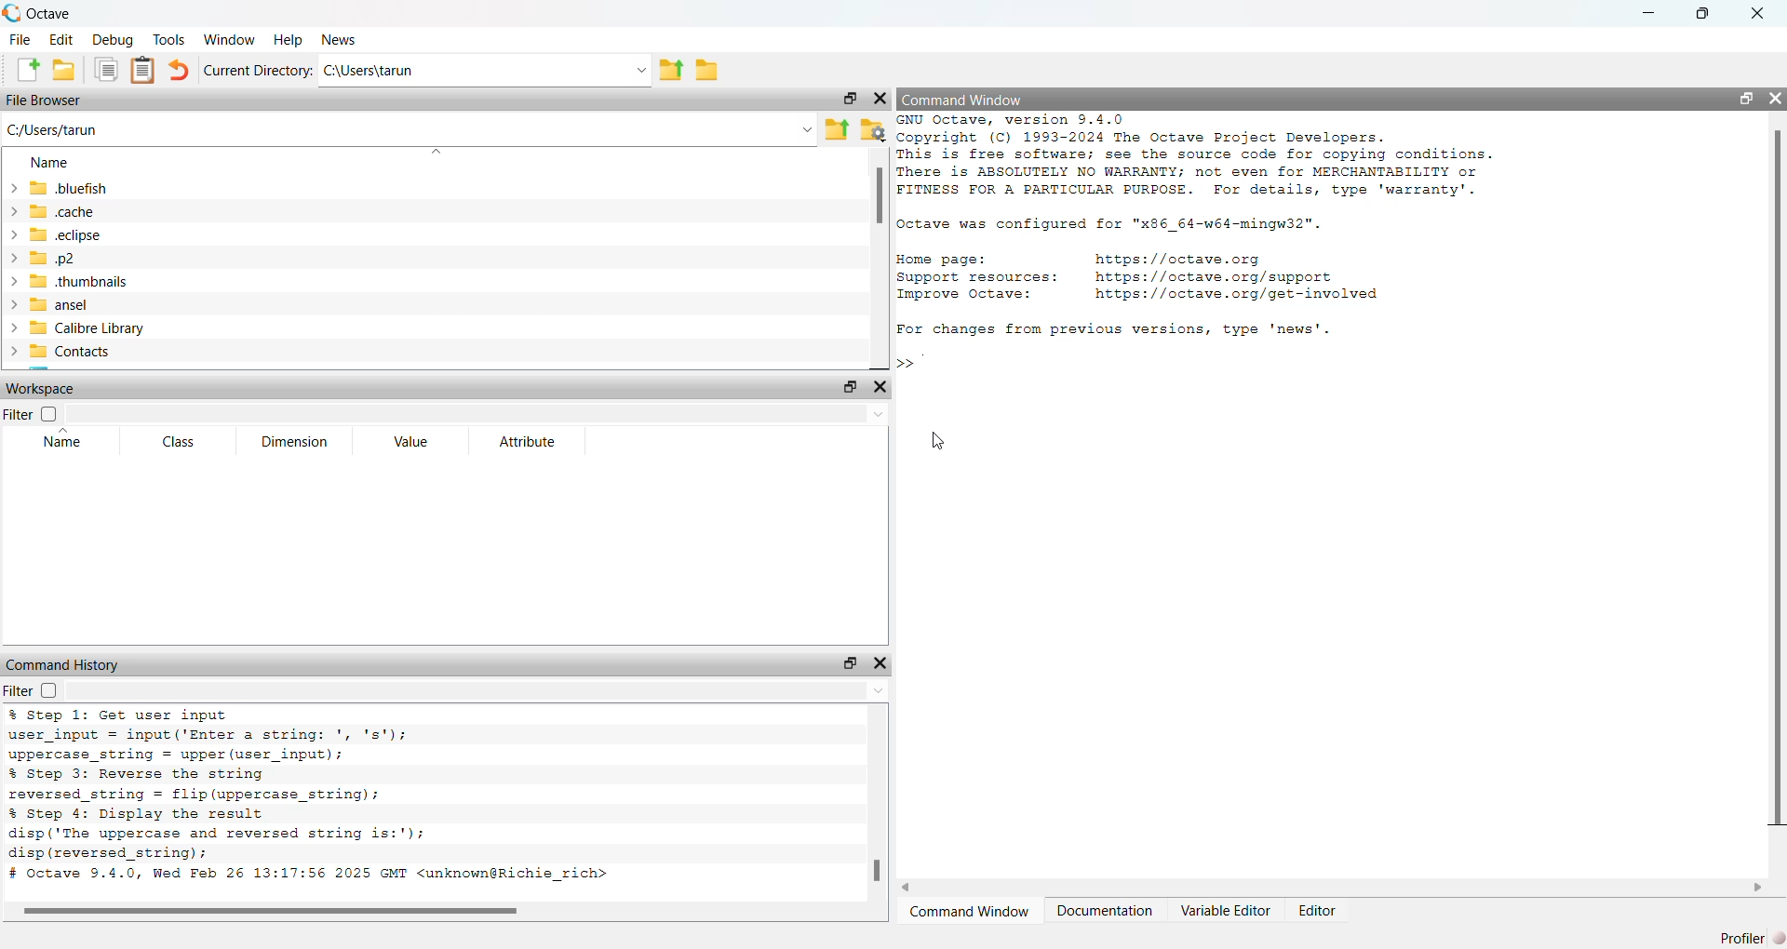 Image resolution: width=1787 pixels, height=949 pixels. What do you see at coordinates (1164, 274) in the screenshot?
I see `resources of octave` at bounding box center [1164, 274].